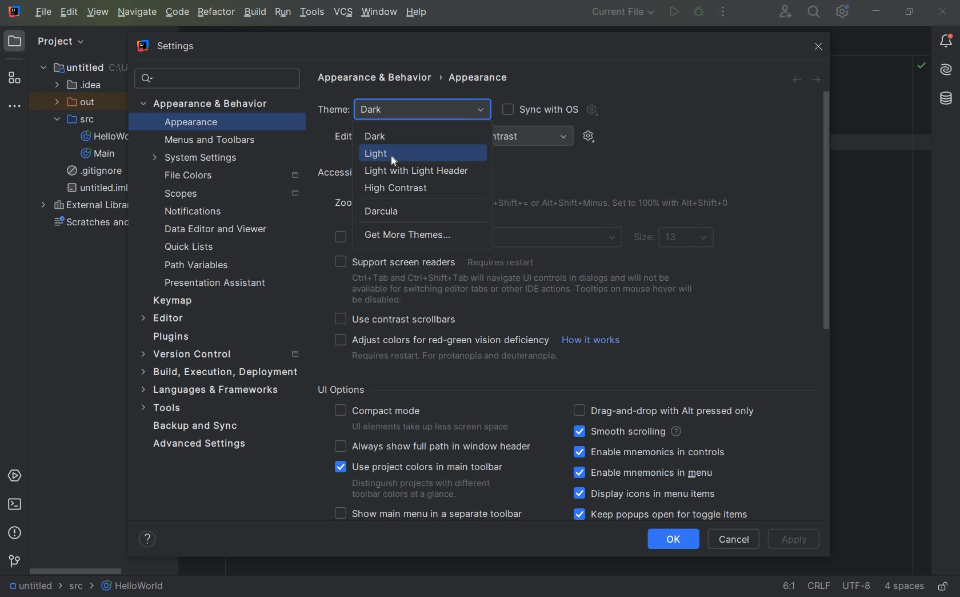 This screenshot has width=960, height=597. What do you see at coordinates (398, 172) in the screenshot?
I see `Accessibility: light with light header` at bounding box center [398, 172].